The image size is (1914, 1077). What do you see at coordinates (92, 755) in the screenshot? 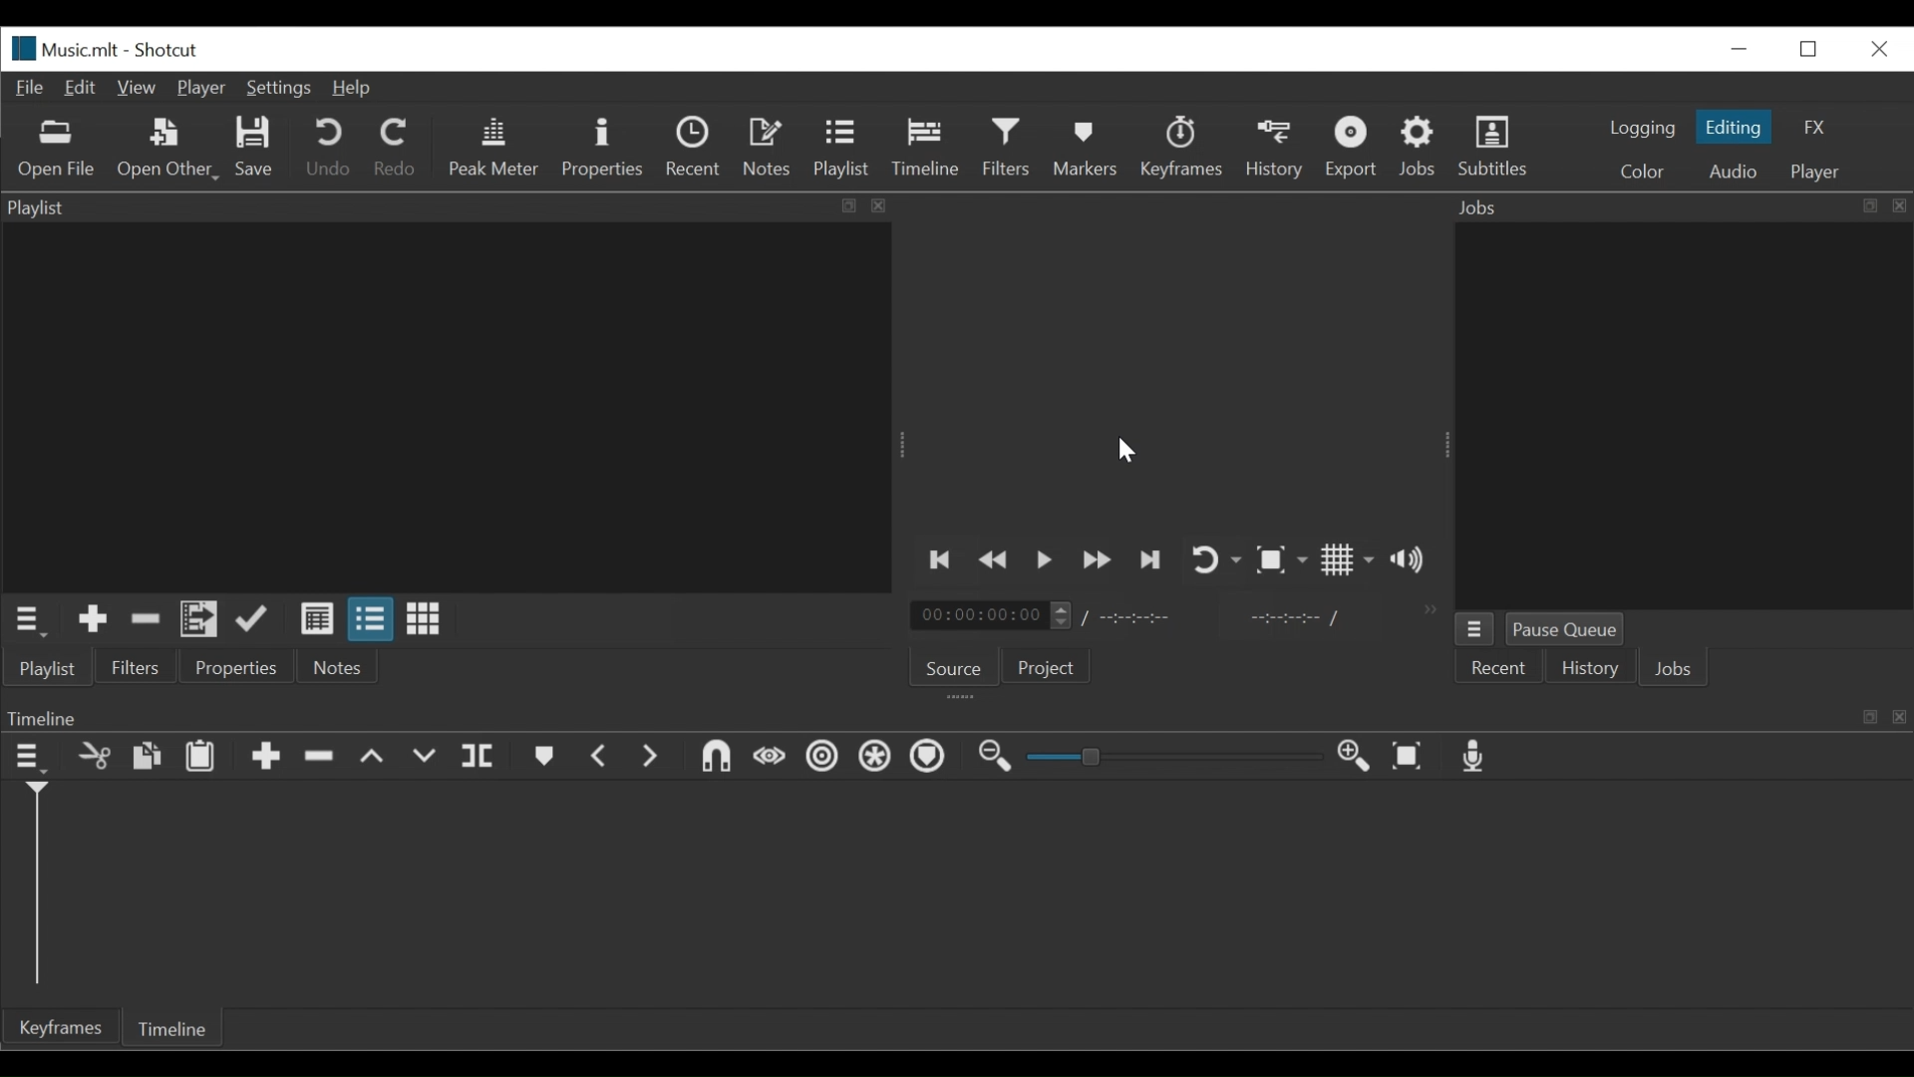
I see `Remove cut` at bounding box center [92, 755].